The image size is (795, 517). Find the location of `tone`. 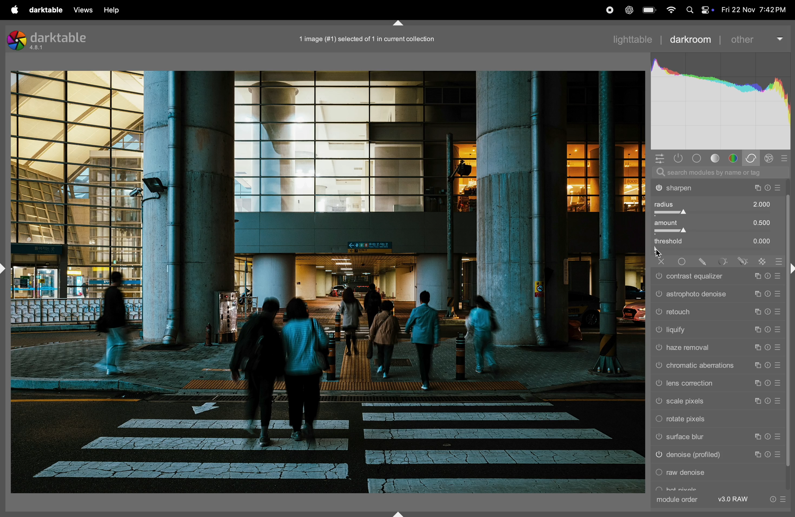

tone is located at coordinates (717, 158).